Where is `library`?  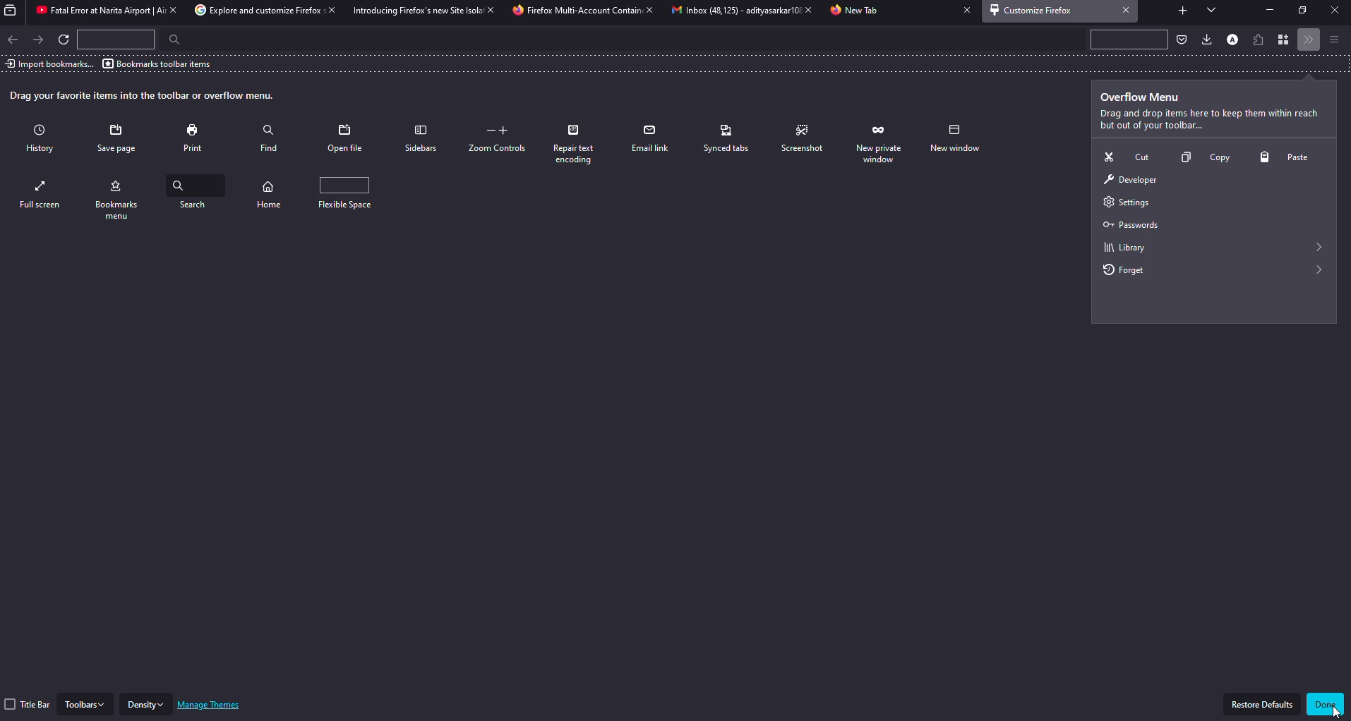 library is located at coordinates (1123, 246).